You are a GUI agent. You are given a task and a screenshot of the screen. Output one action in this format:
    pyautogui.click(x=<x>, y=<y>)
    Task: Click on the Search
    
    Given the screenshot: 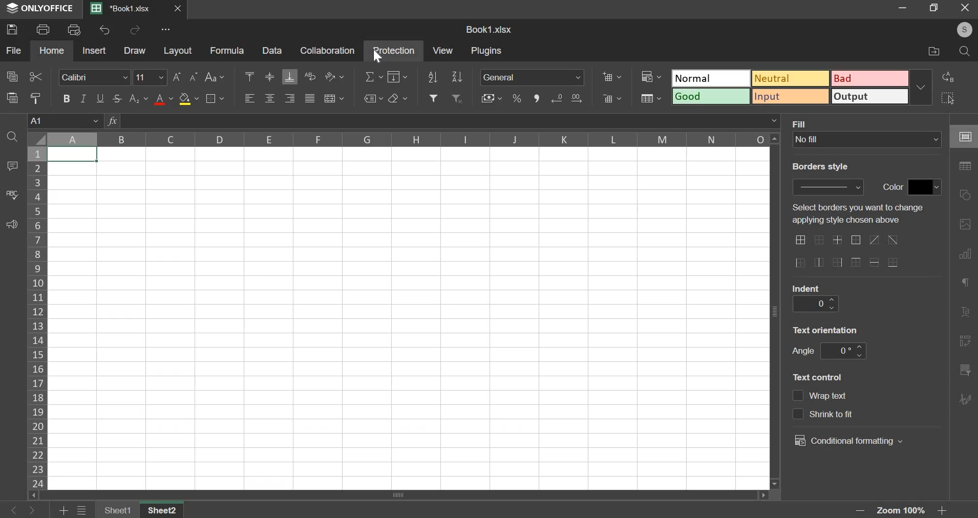 What is the action you would take?
    pyautogui.click(x=965, y=52)
    